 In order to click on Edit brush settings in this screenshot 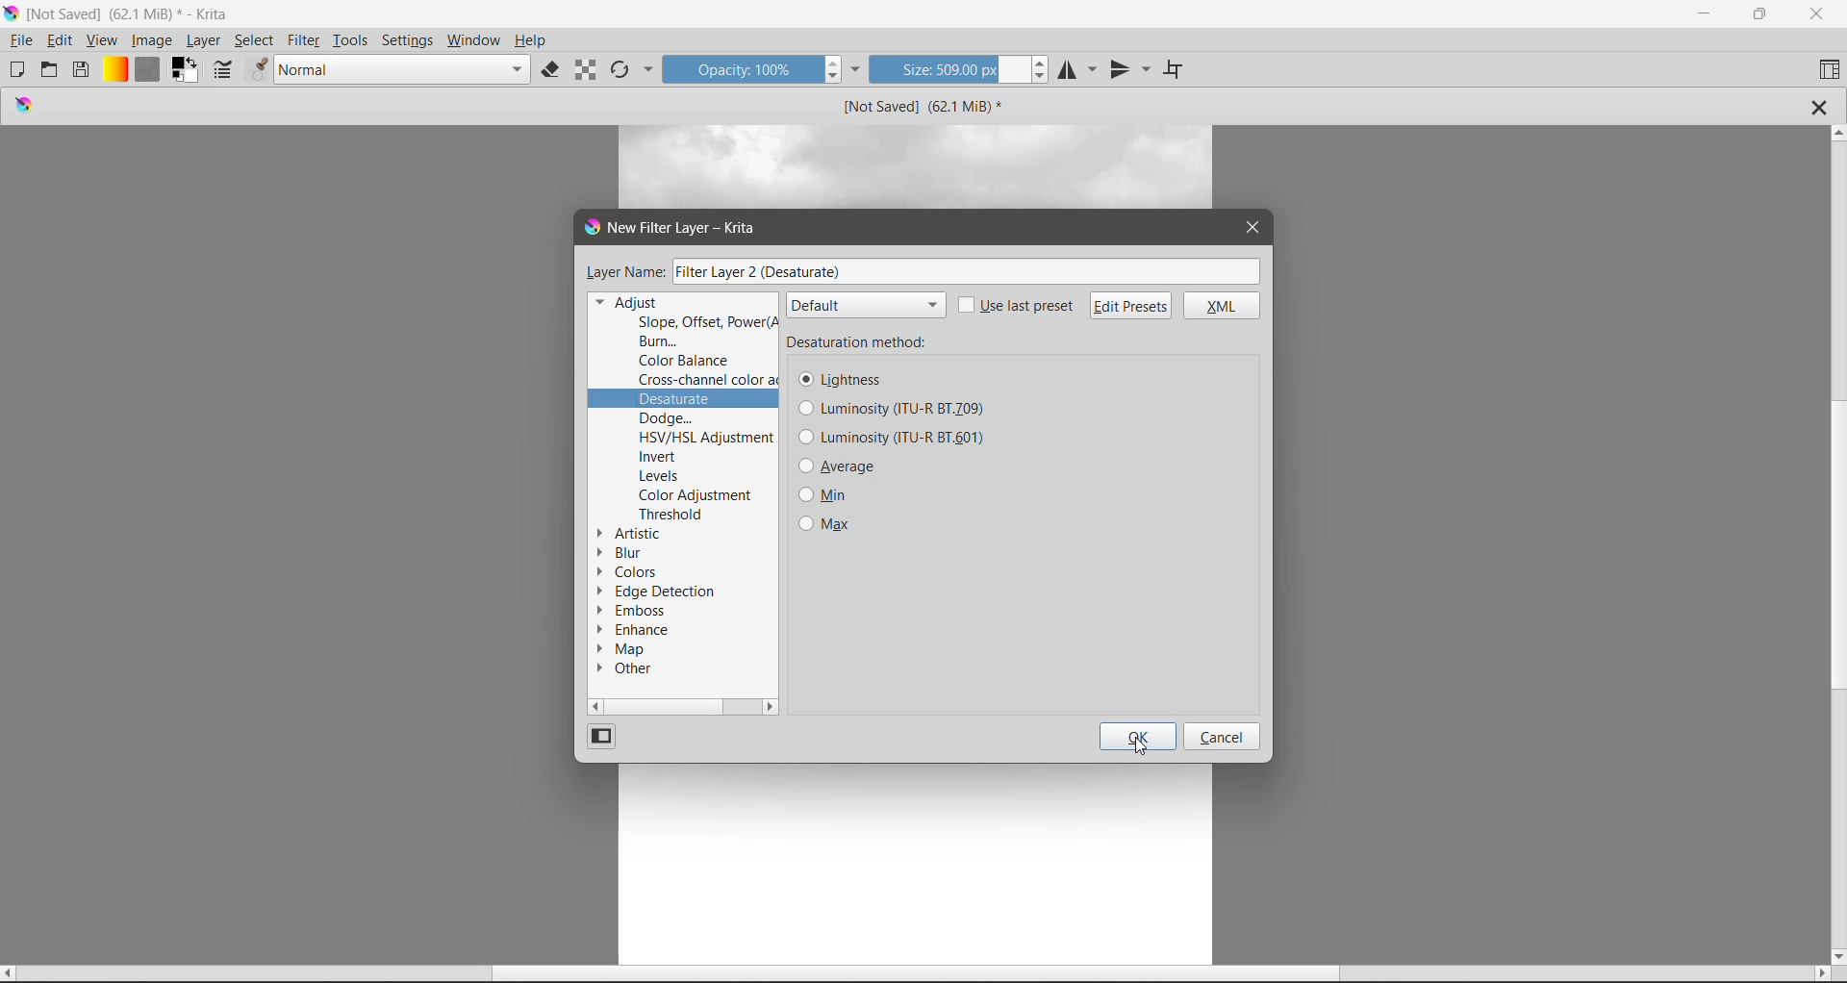, I will do `click(223, 71)`.